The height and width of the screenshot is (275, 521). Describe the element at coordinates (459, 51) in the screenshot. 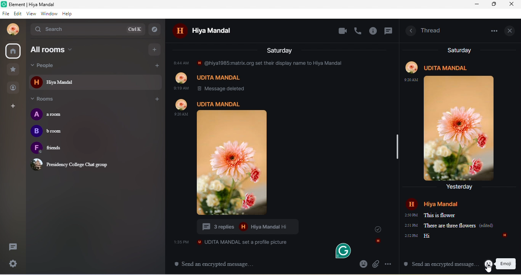

I see `Saturday` at that location.